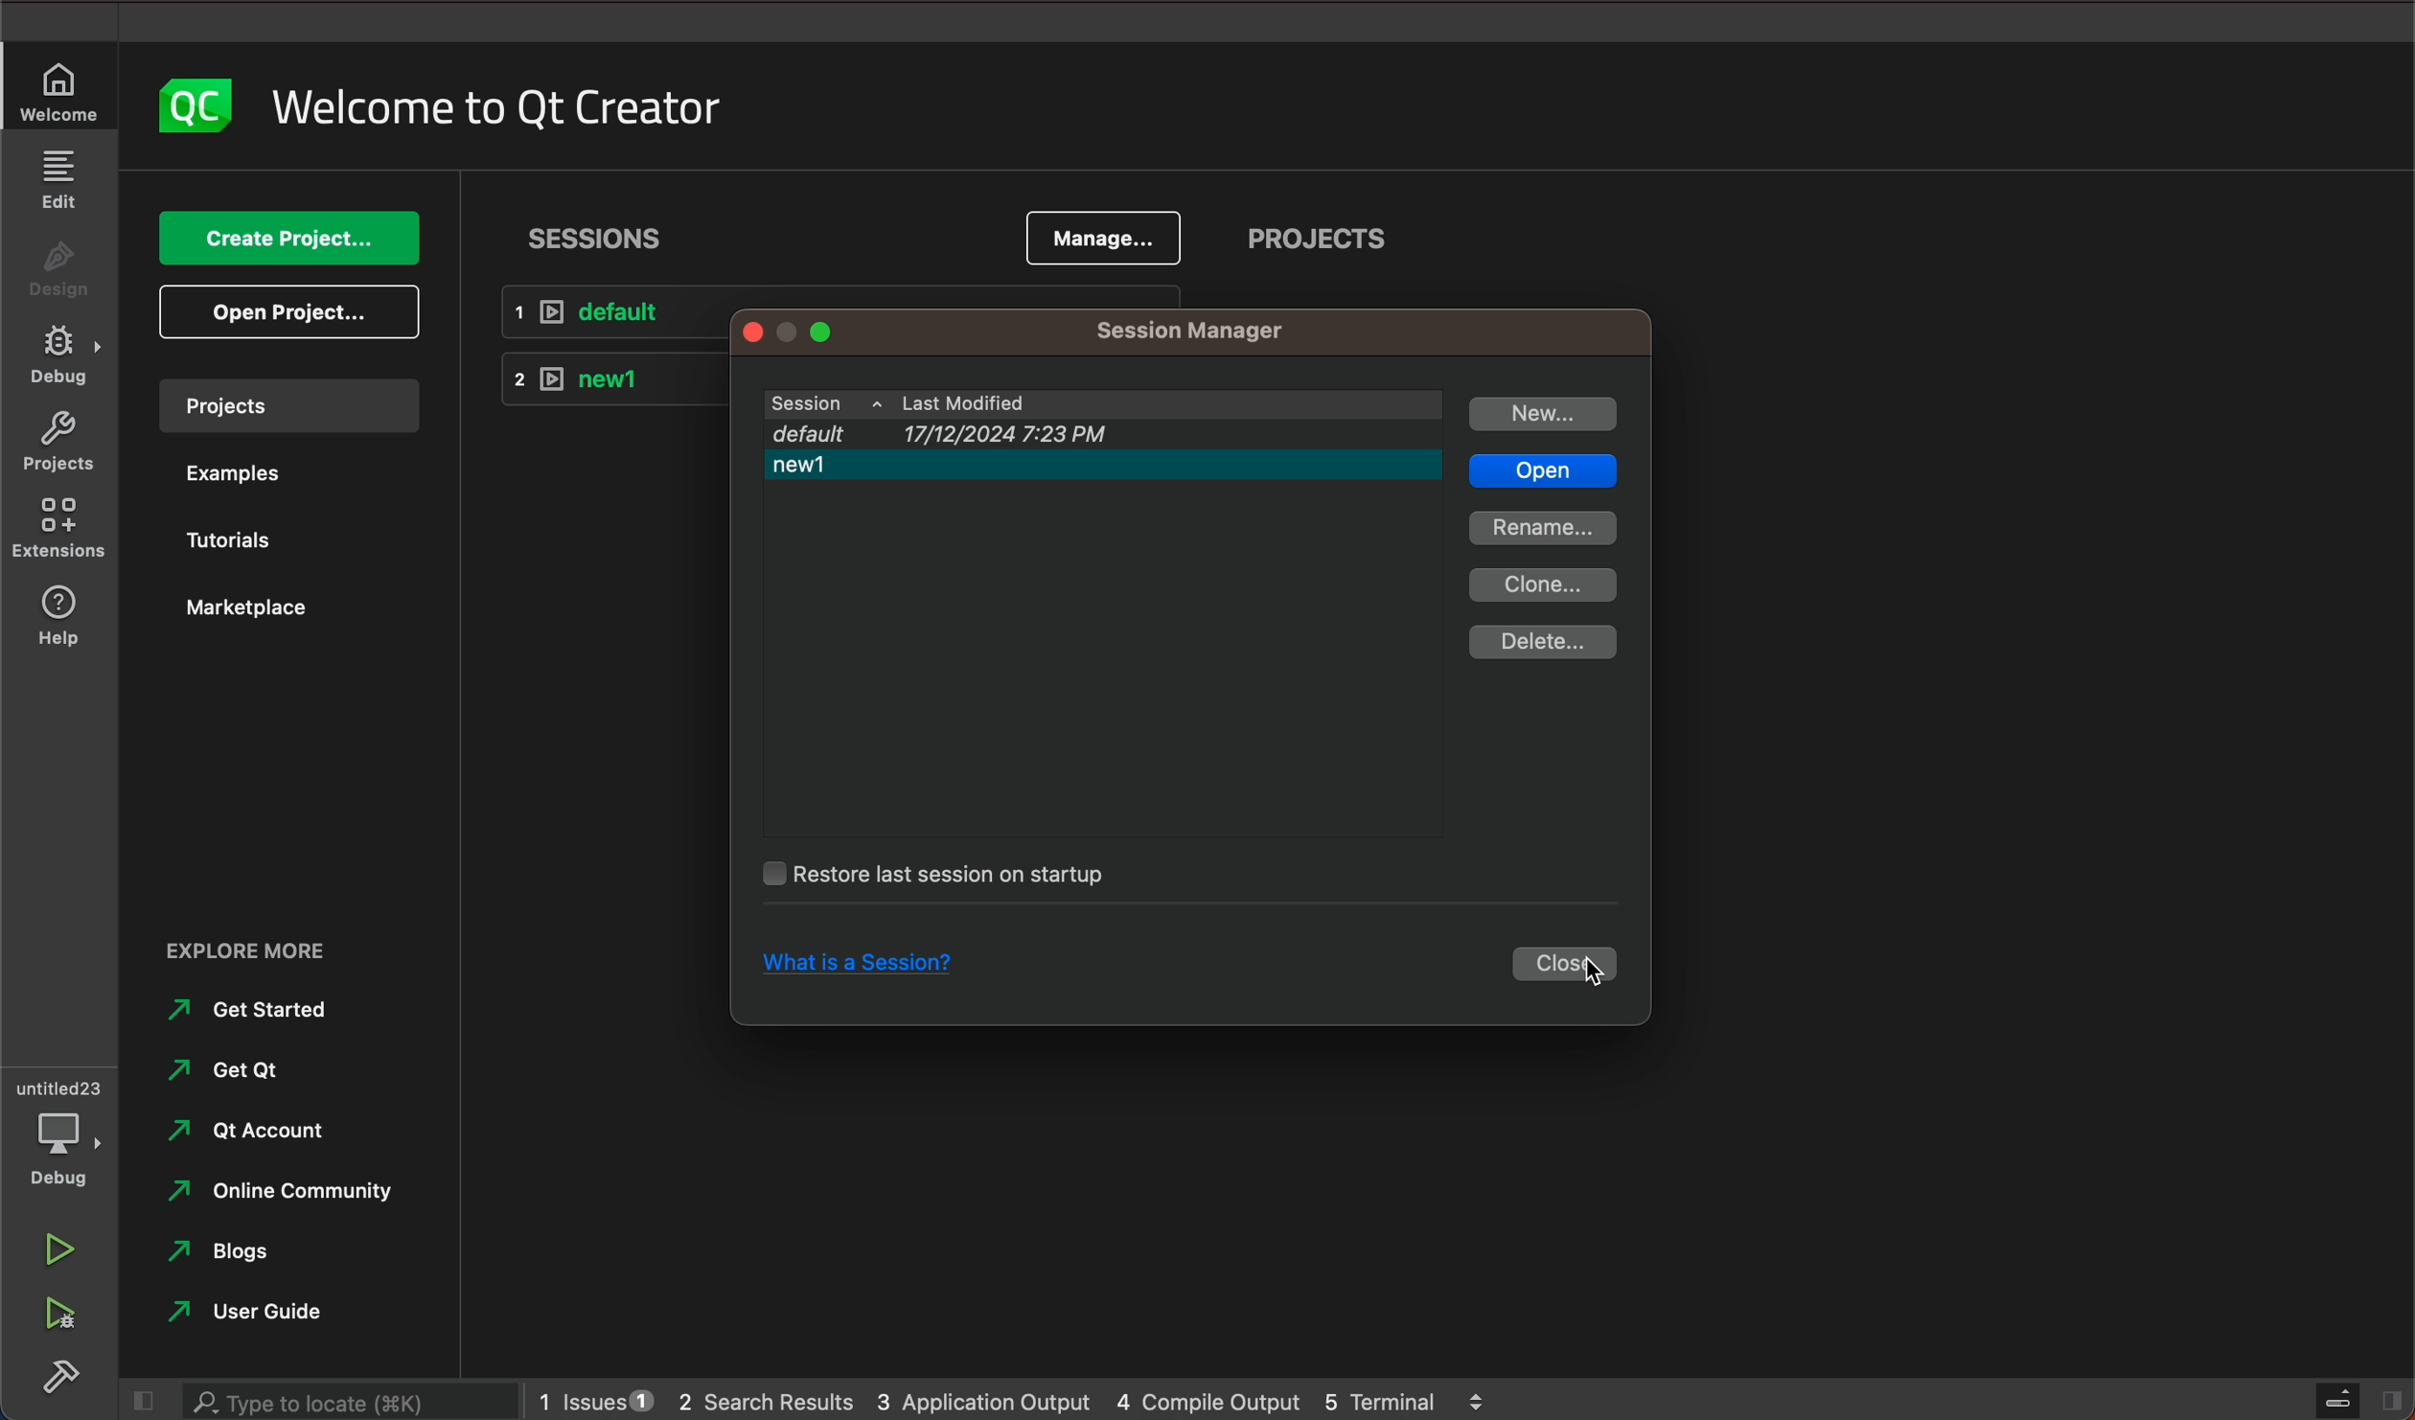 Image resolution: width=2415 pixels, height=1420 pixels. What do you see at coordinates (591, 1396) in the screenshot?
I see `issues` at bounding box center [591, 1396].